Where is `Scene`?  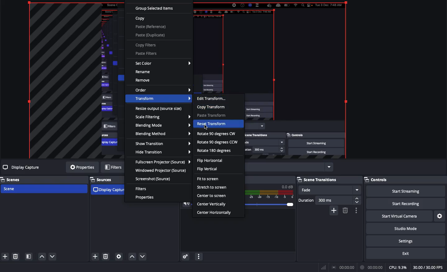 Scene is located at coordinates (44, 189).